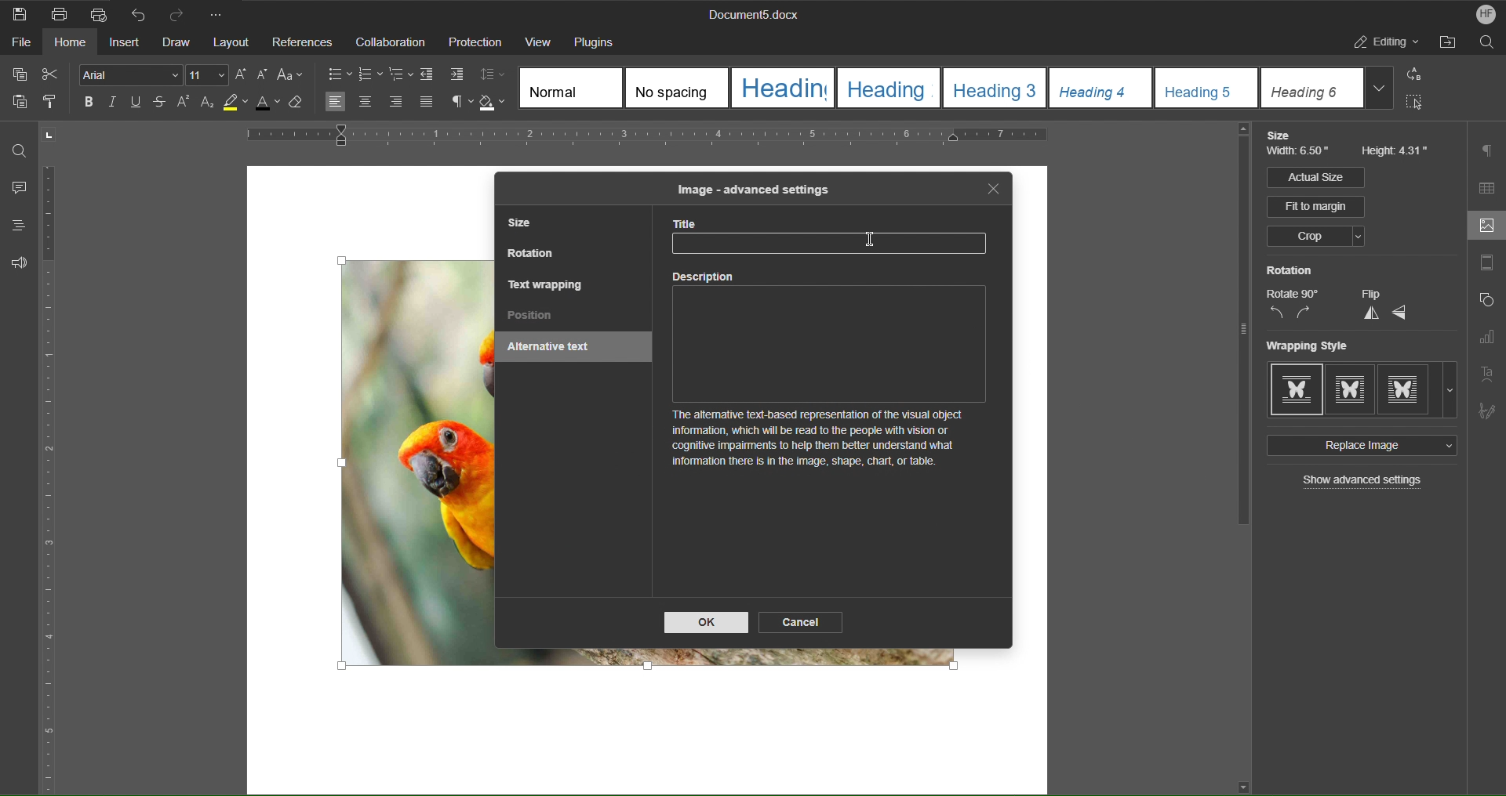 Image resolution: width=1506 pixels, height=796 pixels. Describe the element at coordinates (1369, 313) in the screenshot. I see `Vertical Flip` at that location.